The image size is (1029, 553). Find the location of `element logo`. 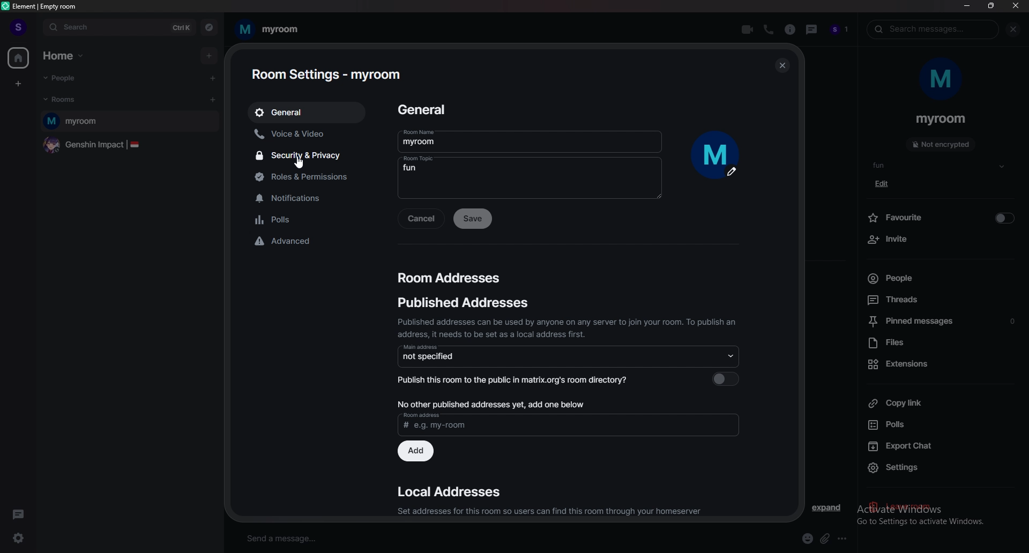

element logo is located at coordinates (6, 6).